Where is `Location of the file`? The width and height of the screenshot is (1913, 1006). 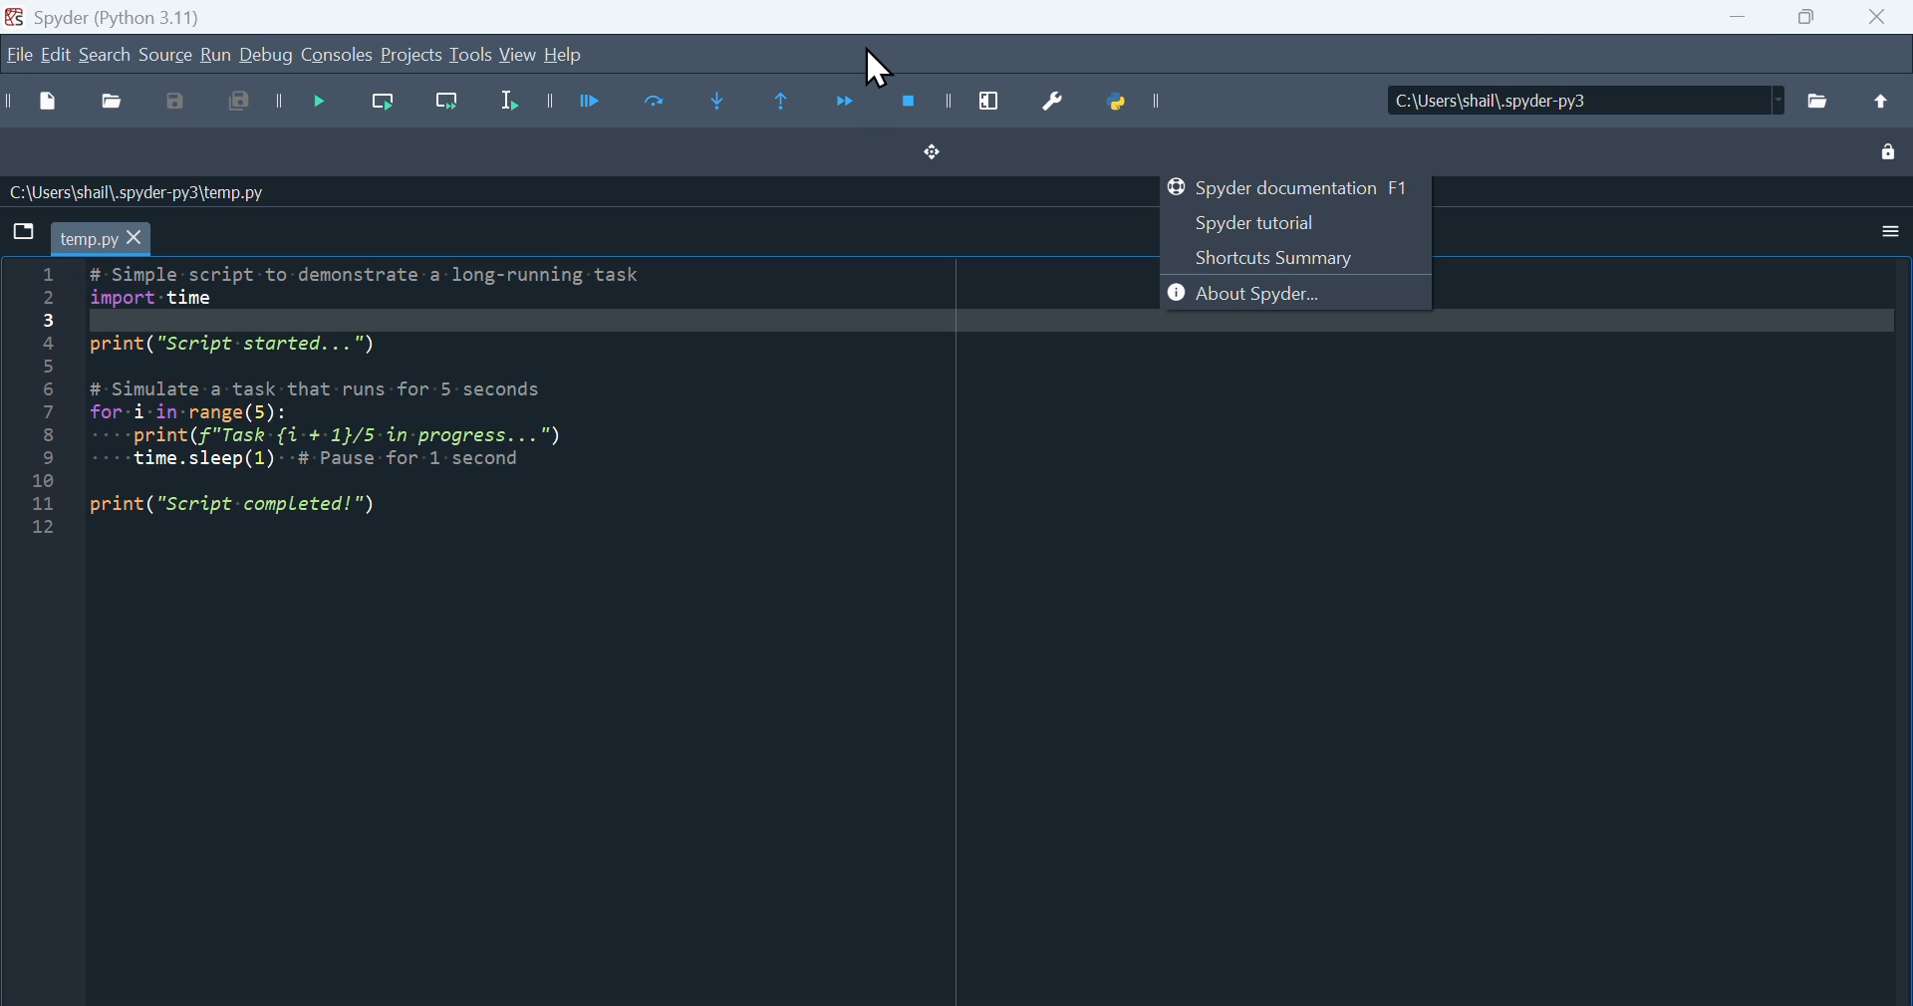
Location of the file is located at coordinates (1565, 99).